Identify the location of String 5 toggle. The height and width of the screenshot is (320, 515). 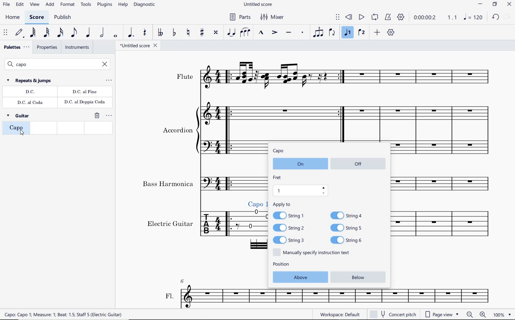
(350, 227).